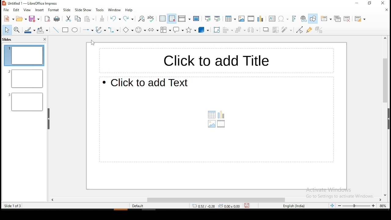 This screenshot has width=391, height=220. What do you see at coordinates (228, 31) in the screenshot?
I see `align objects` at bounding box center [228, 31].